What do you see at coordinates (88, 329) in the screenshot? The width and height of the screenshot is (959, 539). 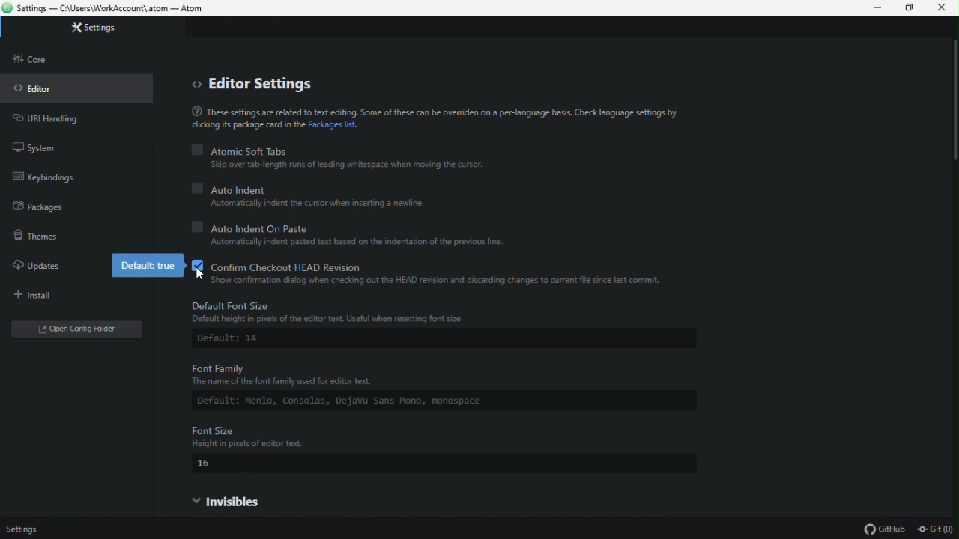 I see `Open folder` at bounding box center [88, 329].